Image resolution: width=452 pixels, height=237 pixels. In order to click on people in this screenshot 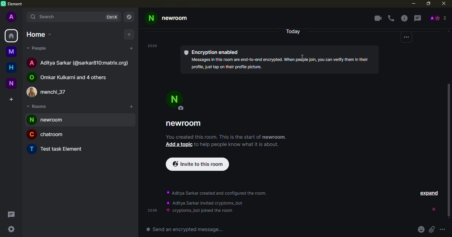, I will do `click(438, 17)`.